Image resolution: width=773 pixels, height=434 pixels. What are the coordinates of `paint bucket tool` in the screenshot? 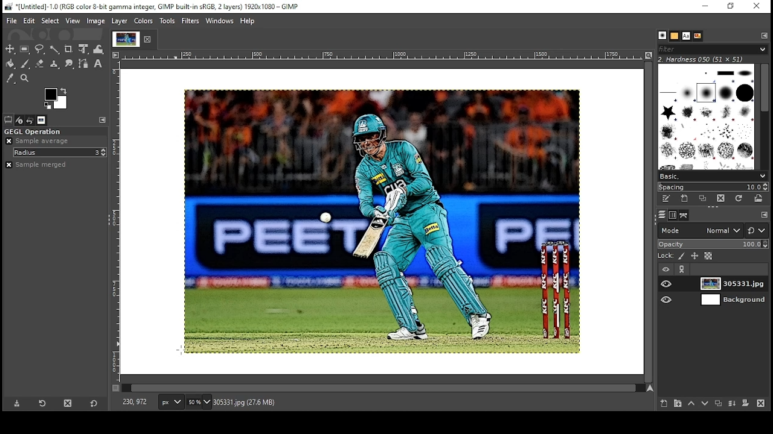 It's located at (11, 63).